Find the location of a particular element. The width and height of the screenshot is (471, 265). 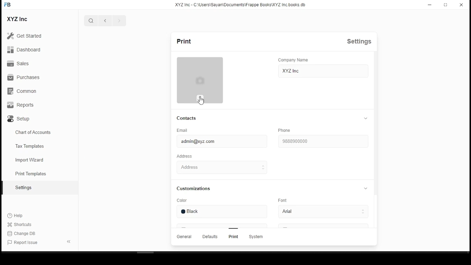

mouse pointer is located at coordinates (201, 100).